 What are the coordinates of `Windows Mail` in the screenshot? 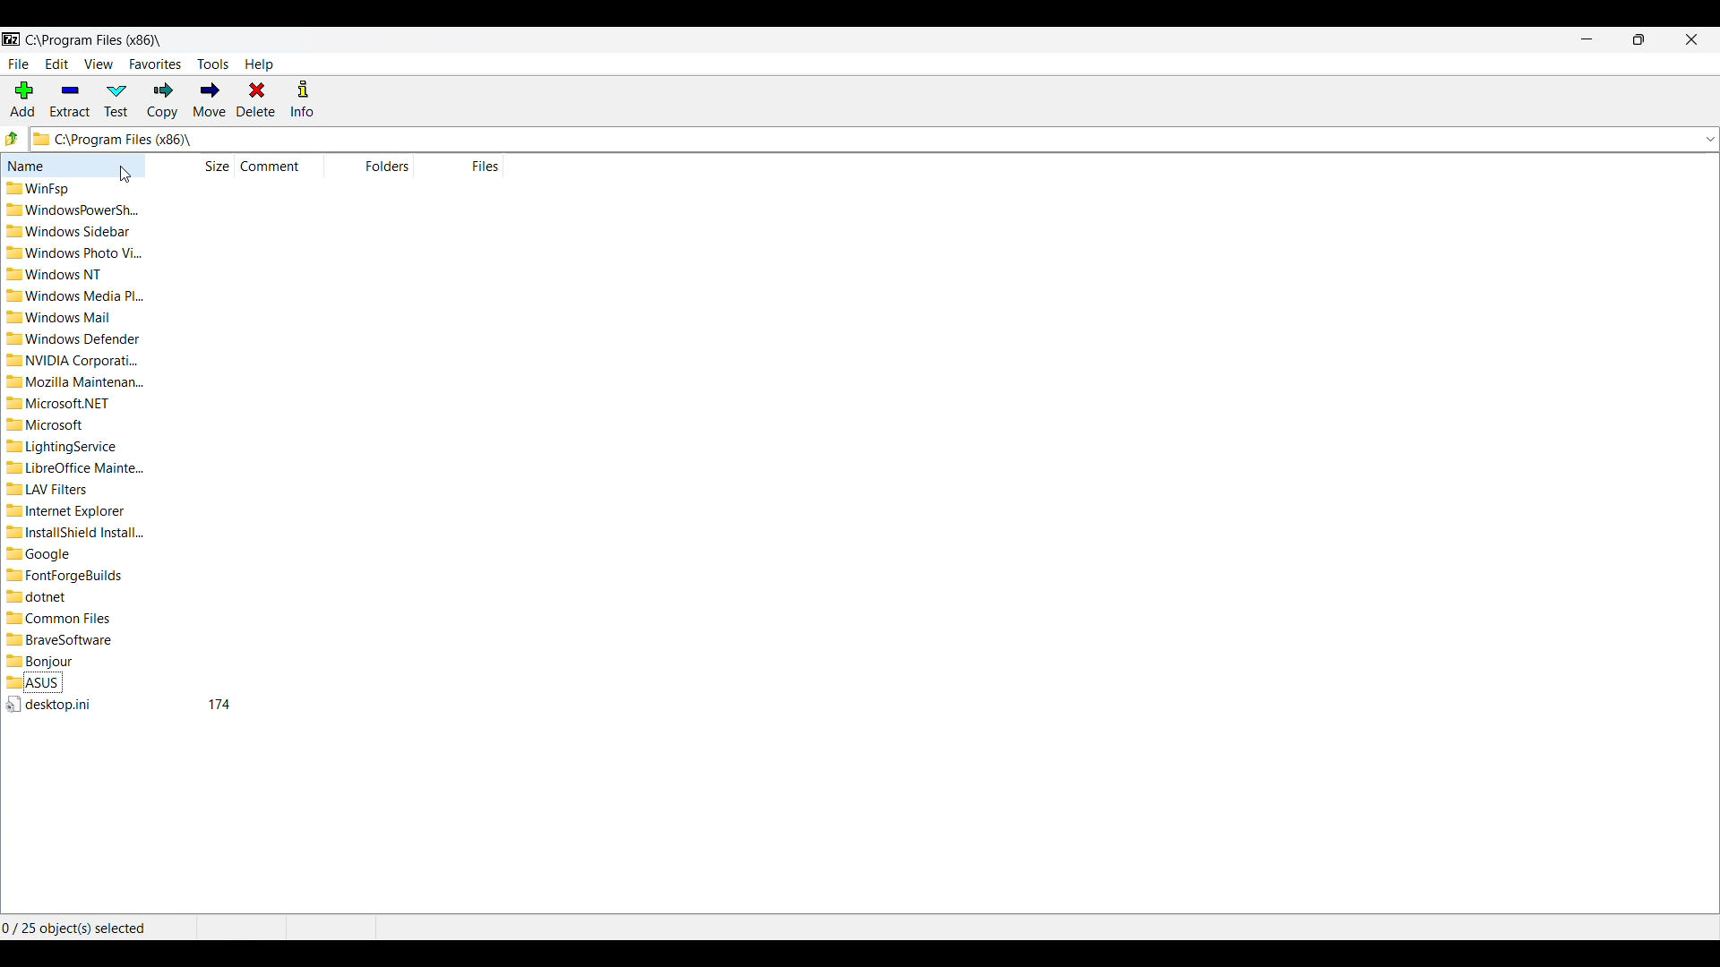 It's located at (72, 315).